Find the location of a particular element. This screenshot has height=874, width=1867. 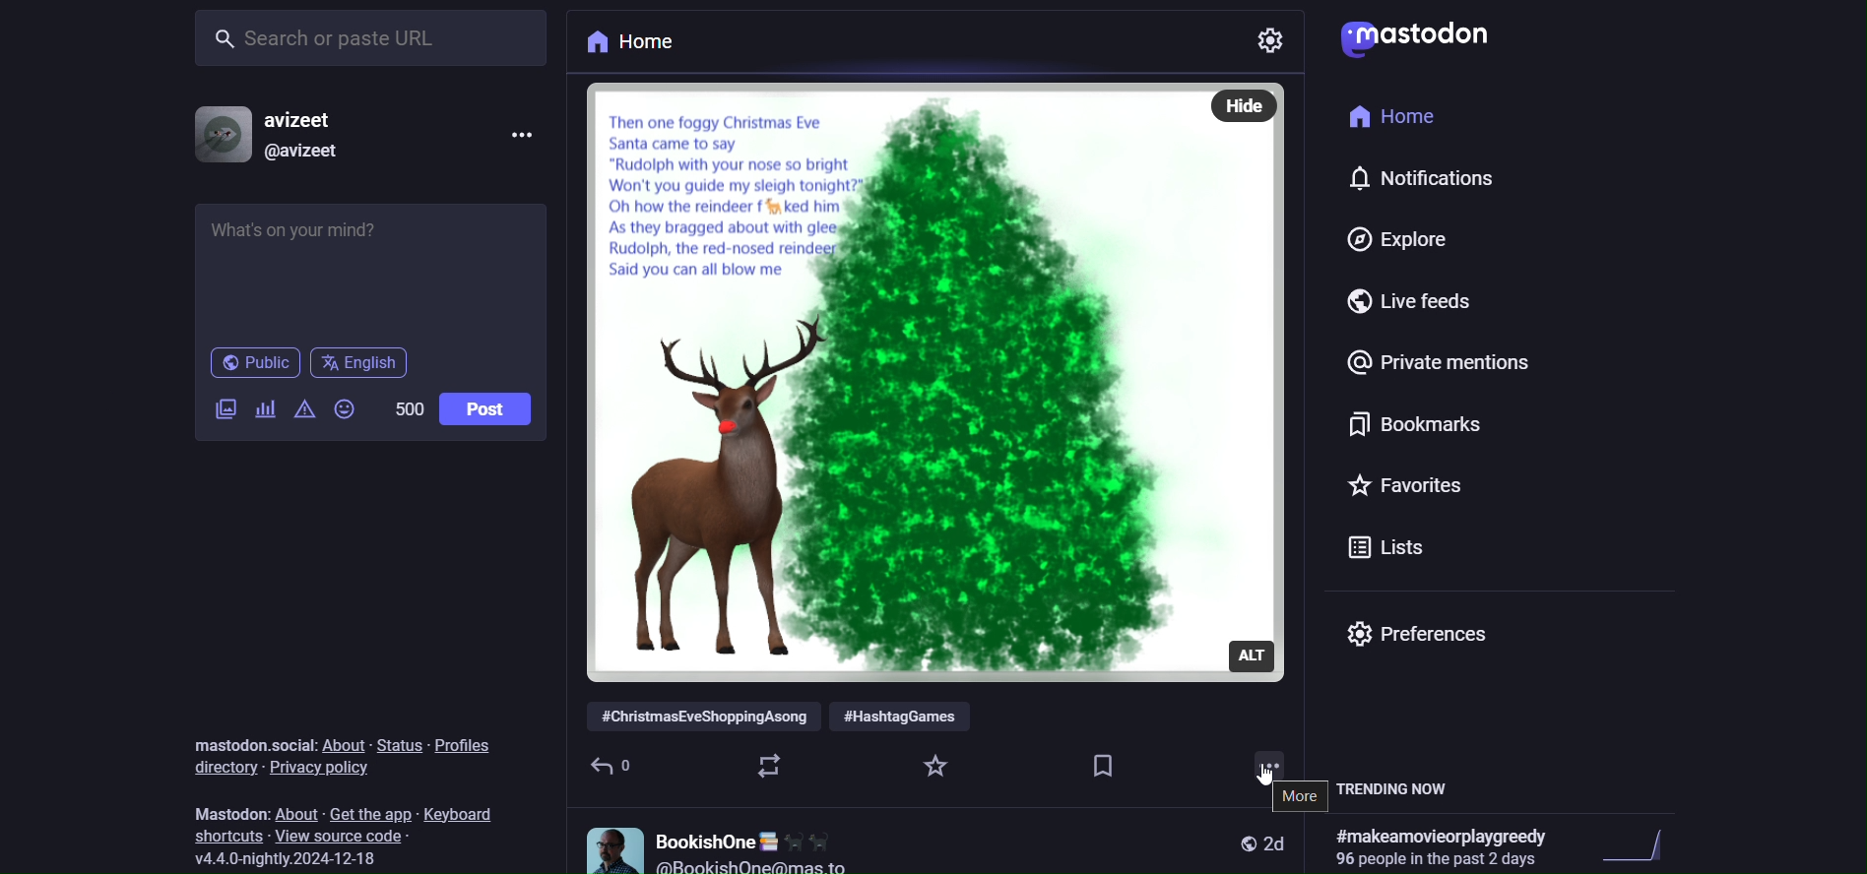

reply is located at coordinates (615, 763).